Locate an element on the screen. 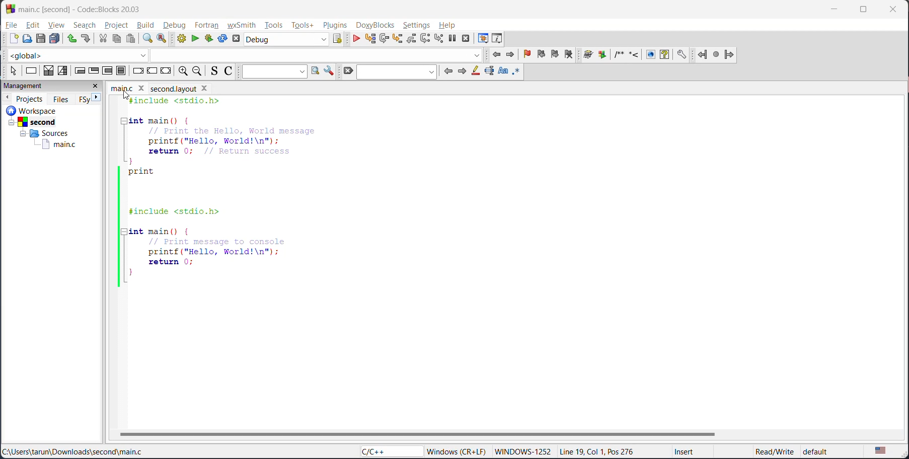 This screenshot has width=909, height=459. jump back is located at coordinates (498, 56).